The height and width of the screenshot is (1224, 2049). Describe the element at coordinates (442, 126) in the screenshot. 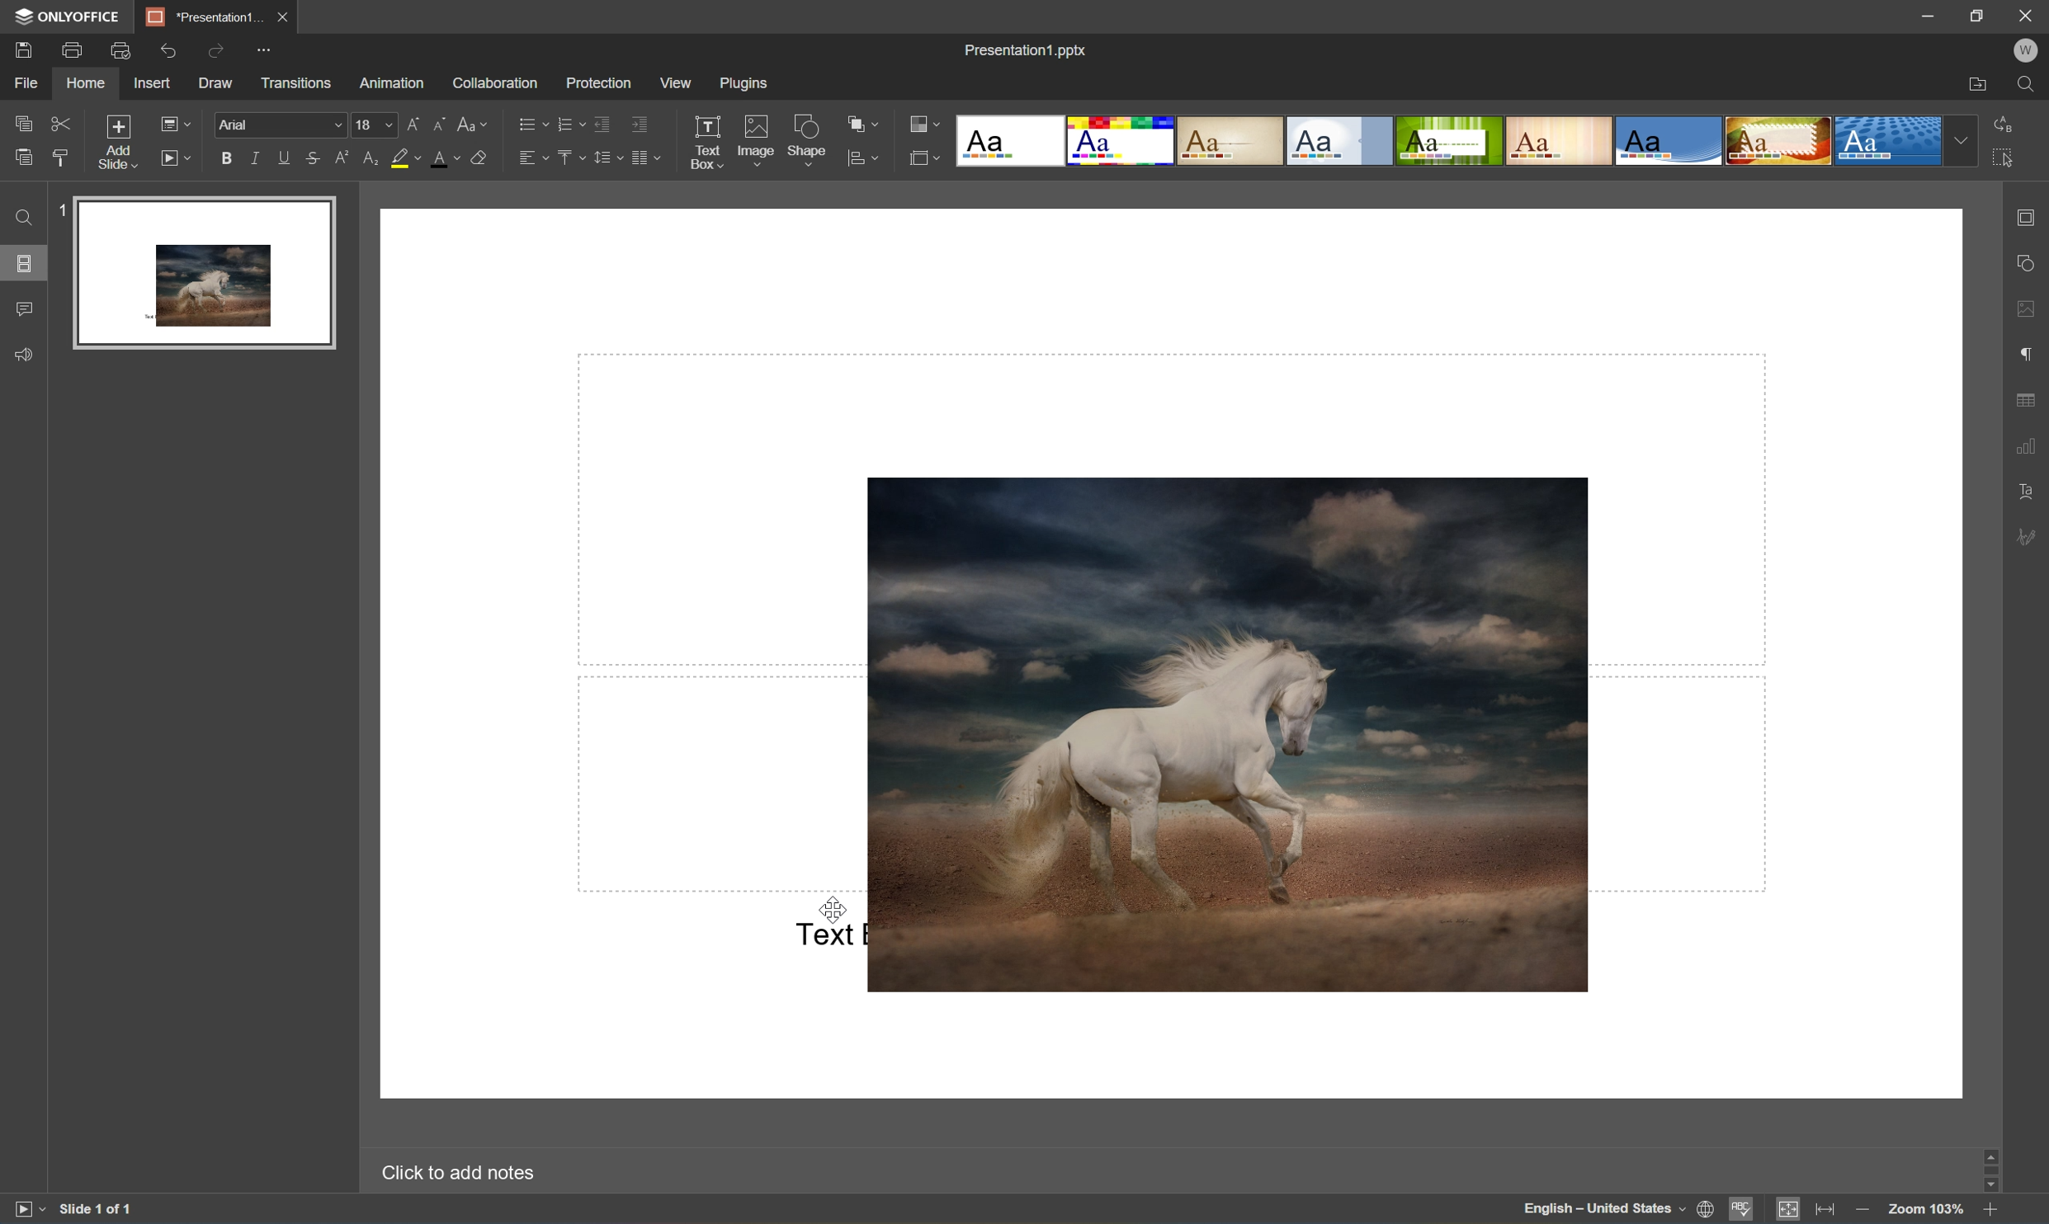

I see `Decrement font size` at that location.